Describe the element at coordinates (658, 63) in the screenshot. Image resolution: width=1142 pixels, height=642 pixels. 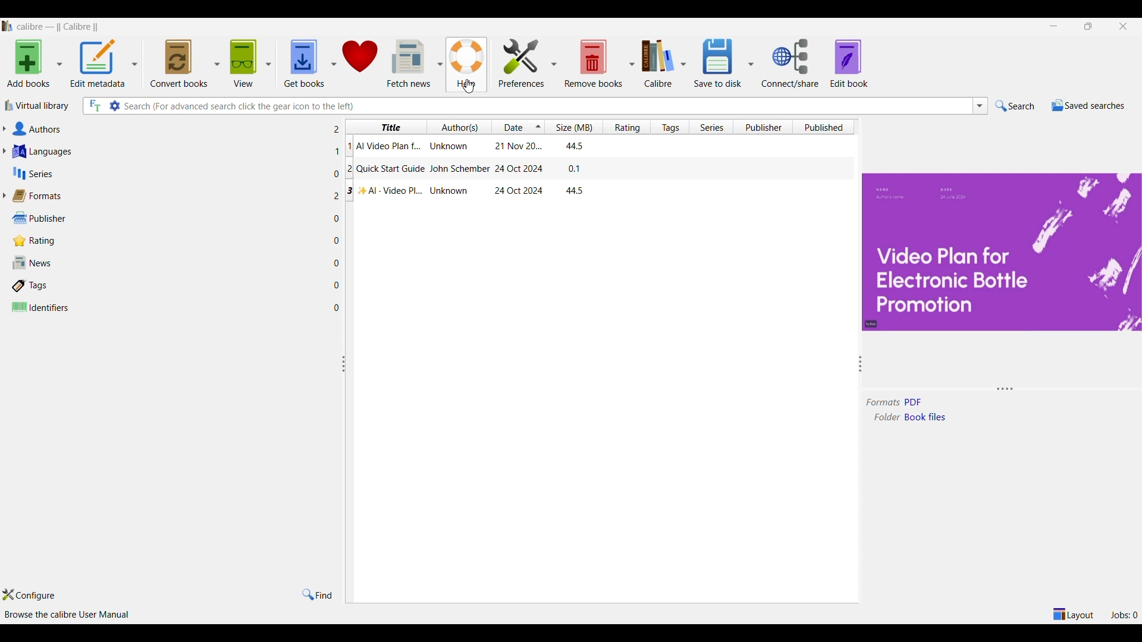
I see `Calibre` at that location.